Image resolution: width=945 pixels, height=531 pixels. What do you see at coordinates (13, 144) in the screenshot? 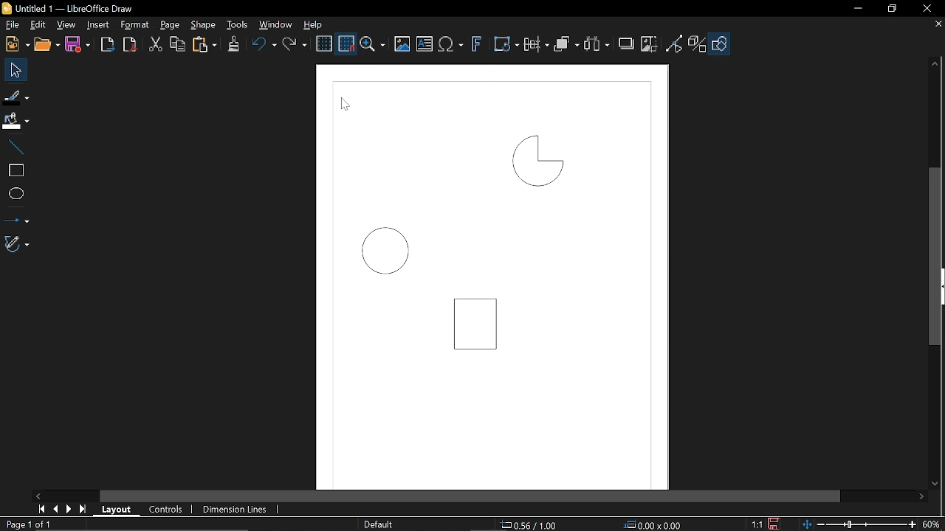
I see `Line` at bounding box center [13, 144].